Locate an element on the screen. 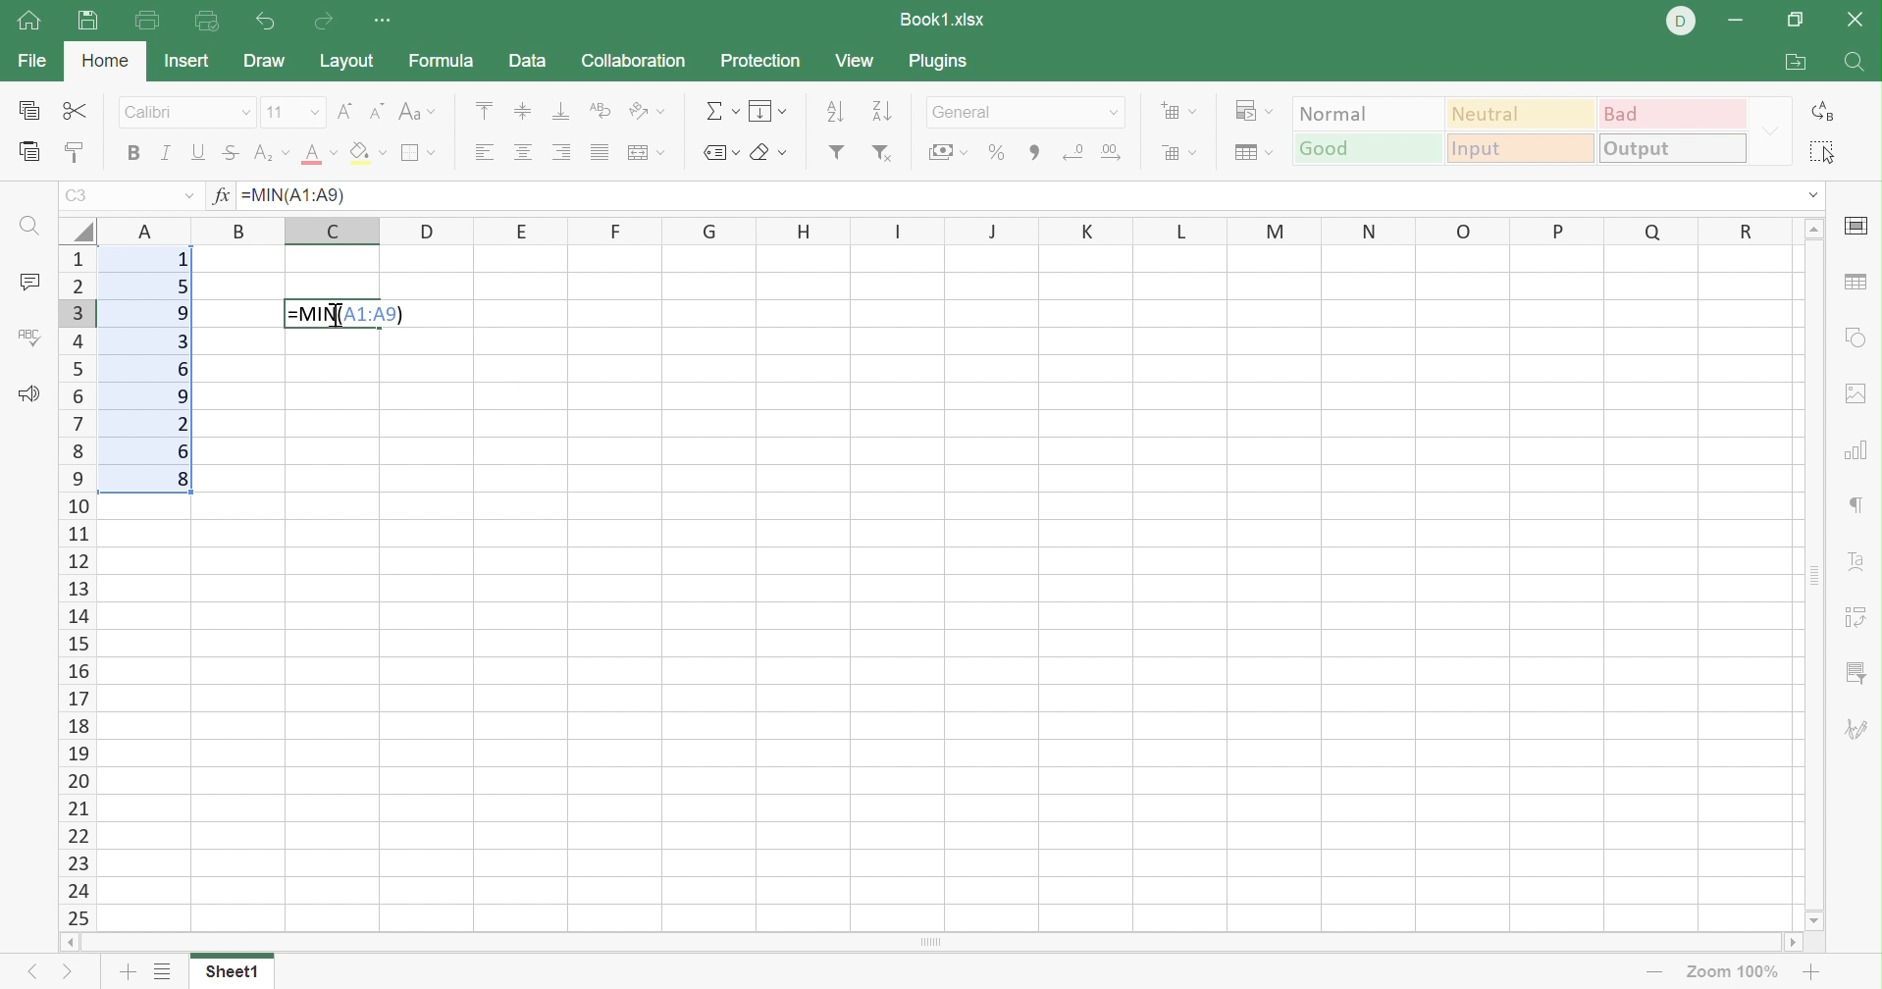 This screenshot has width=1882, height=989. Wrap Text is located at coordinates (601, 110).